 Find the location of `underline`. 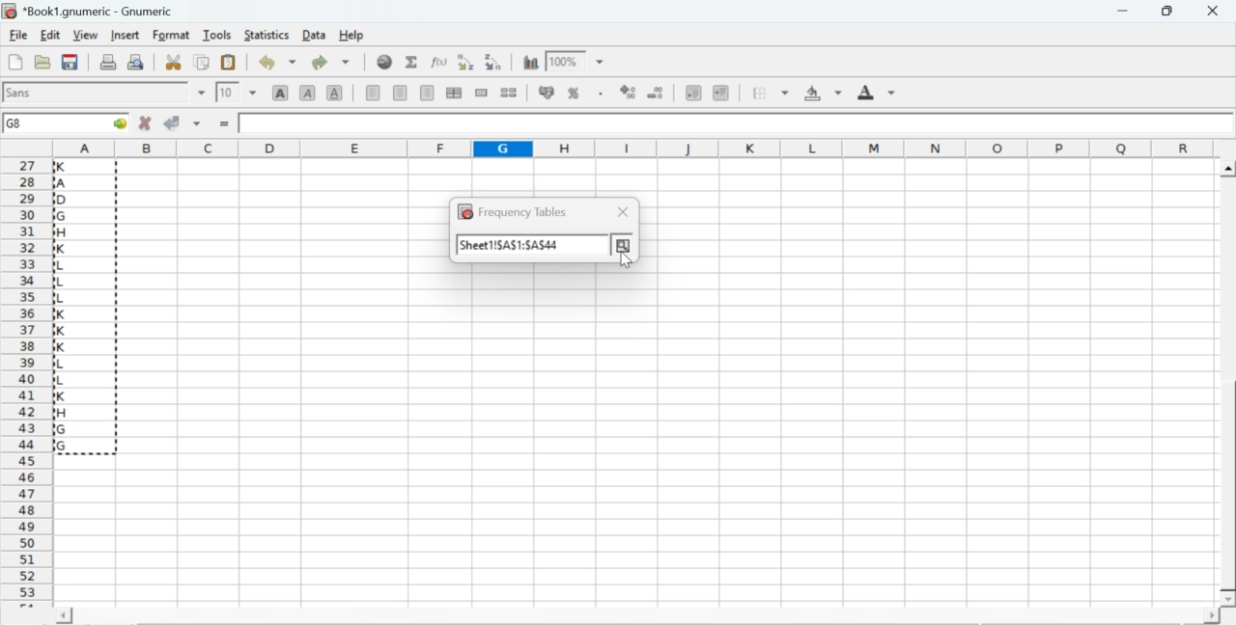

underline is located at coordinates (335, 92).